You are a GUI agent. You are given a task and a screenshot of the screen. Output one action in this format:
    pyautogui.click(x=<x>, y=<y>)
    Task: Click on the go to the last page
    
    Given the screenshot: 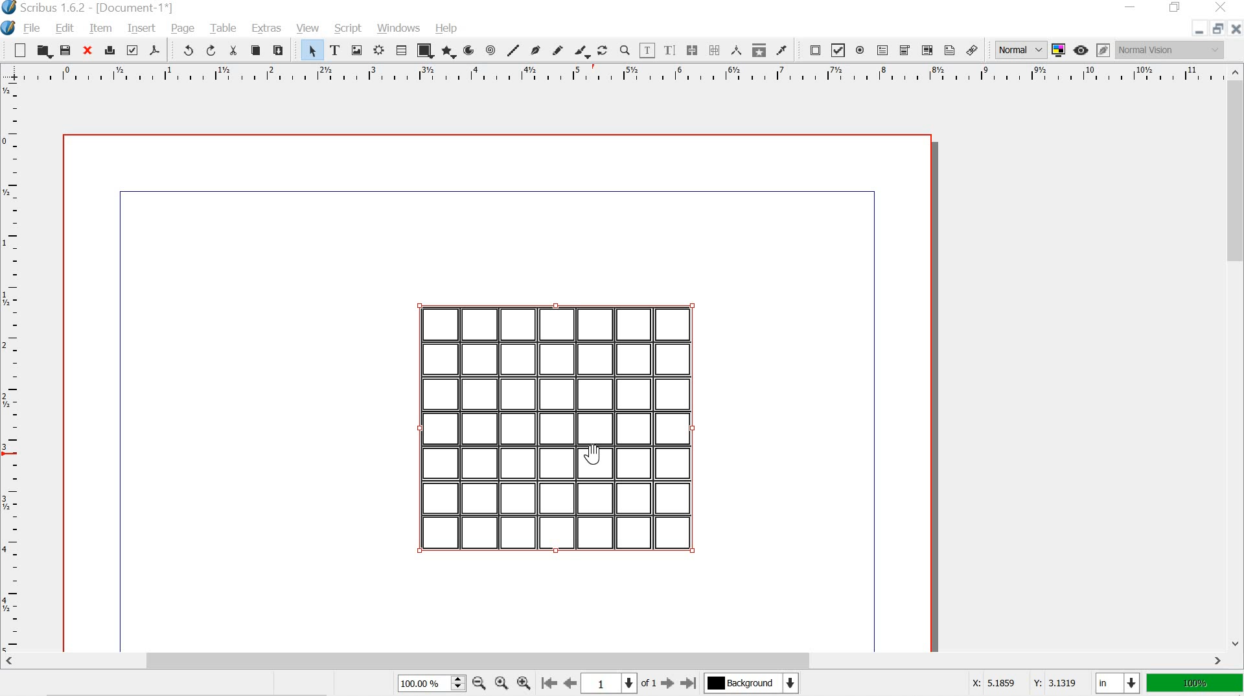 What is the action you would take?
    pyautogui.click(x=689, y=682)
    